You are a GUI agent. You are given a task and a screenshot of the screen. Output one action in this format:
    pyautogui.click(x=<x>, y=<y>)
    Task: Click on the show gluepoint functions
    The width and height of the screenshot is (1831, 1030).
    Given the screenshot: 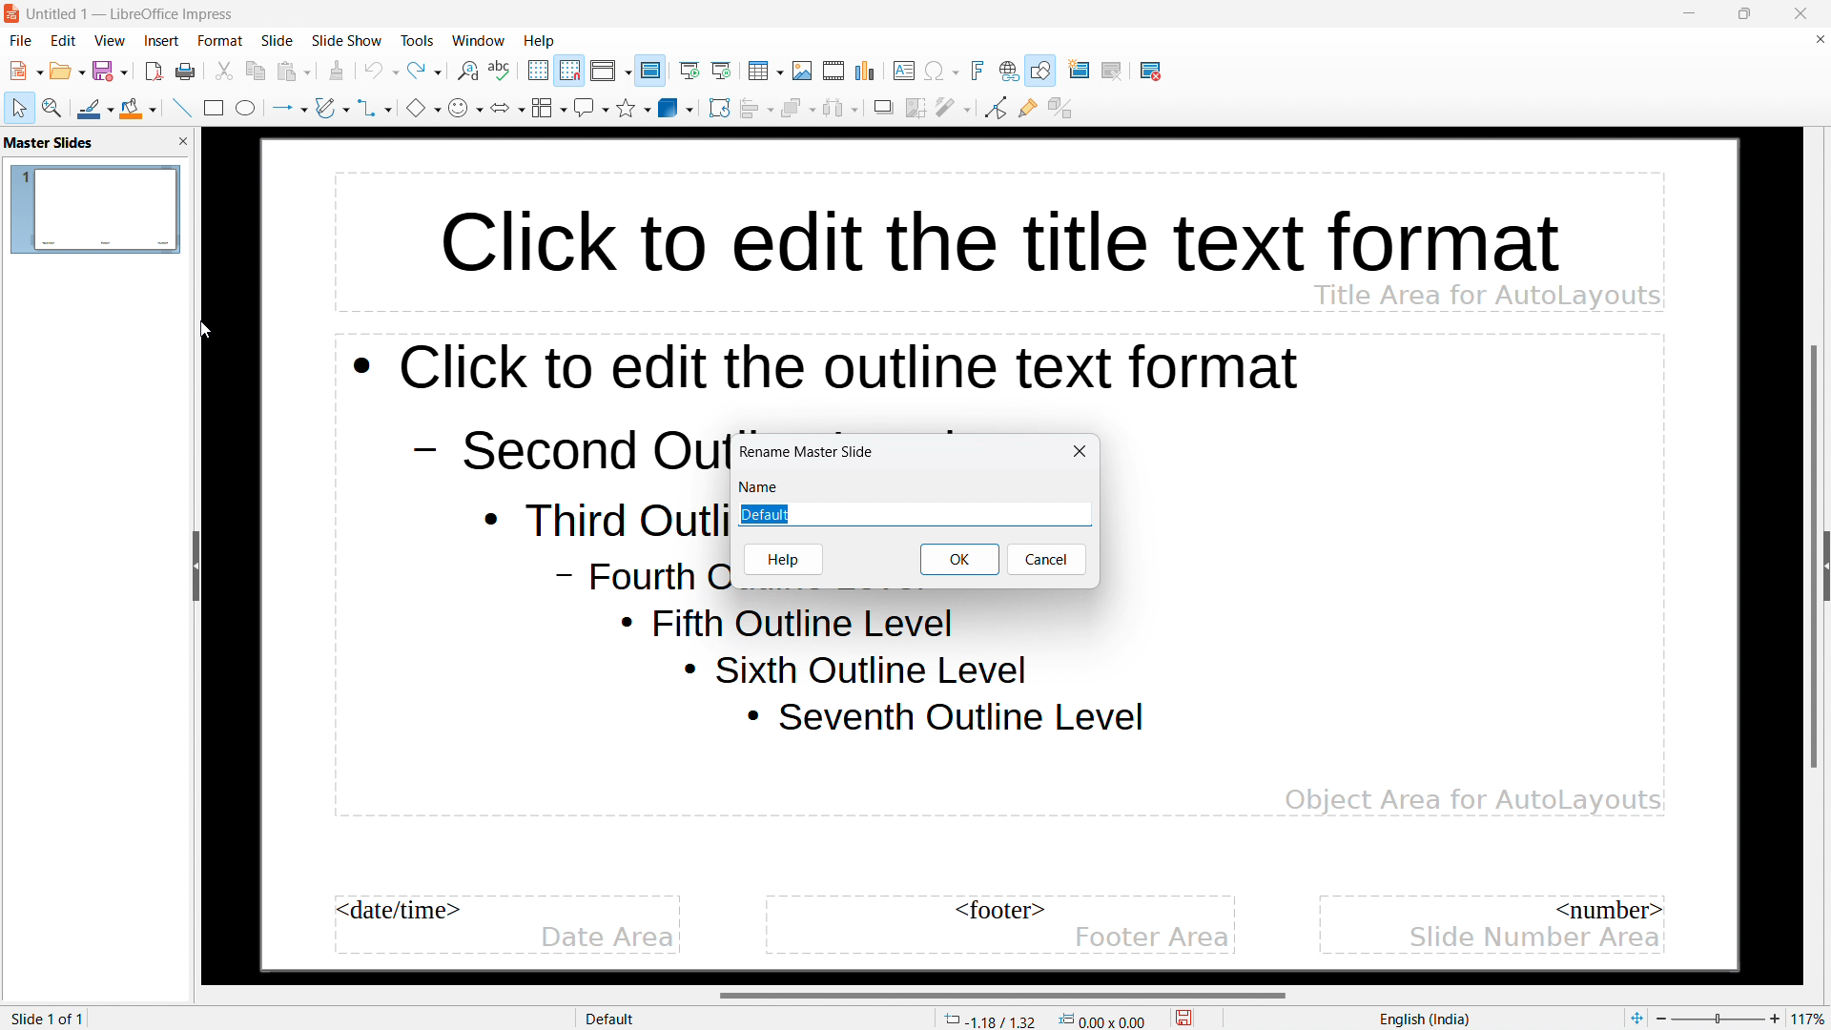 What is the action you would take?
    pyautogui.click(x=1028, y=108)
    